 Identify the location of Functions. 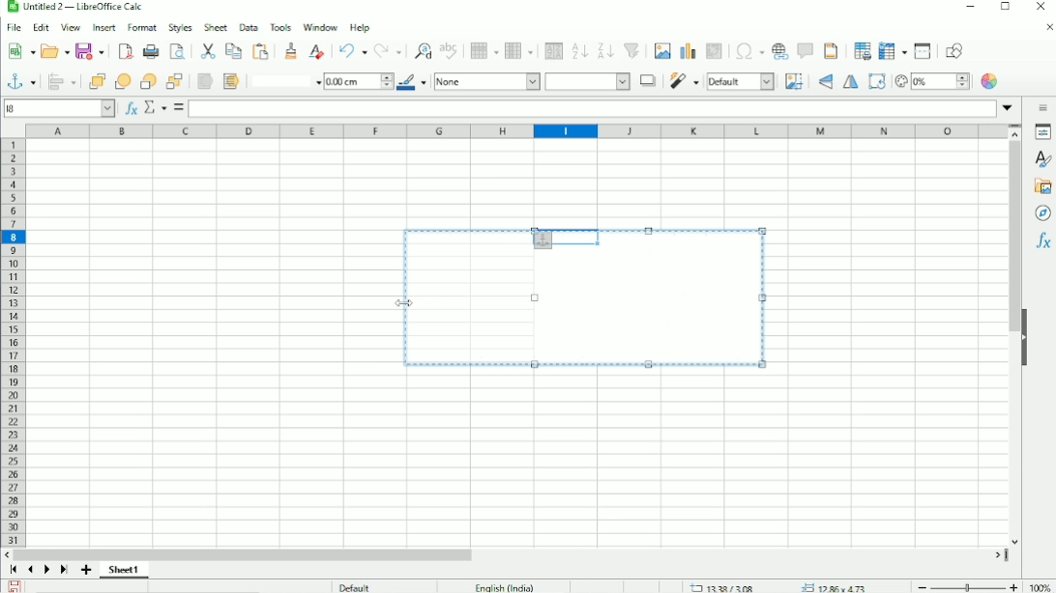
(1042, 242).